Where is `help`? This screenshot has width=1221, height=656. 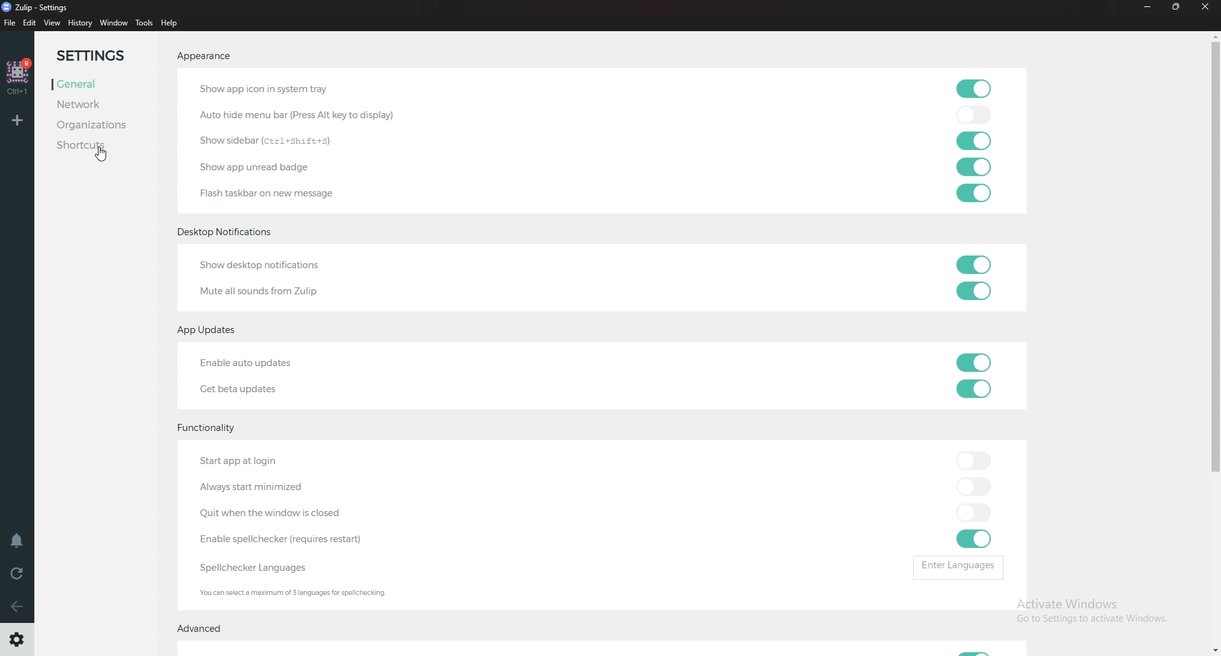
help is located at coordinates (169, 22).